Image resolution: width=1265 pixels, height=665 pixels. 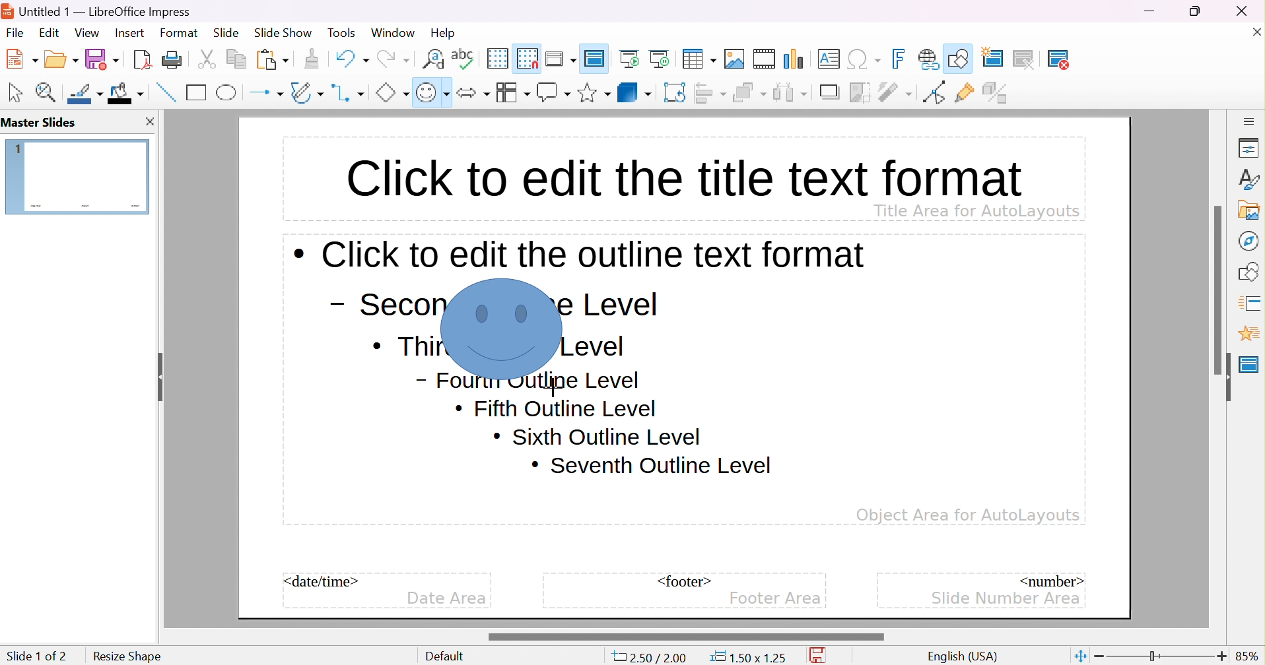 What do you see at coordinates (180, 32) in the screenshot?
I see `format` at bounding box center [180, 32].